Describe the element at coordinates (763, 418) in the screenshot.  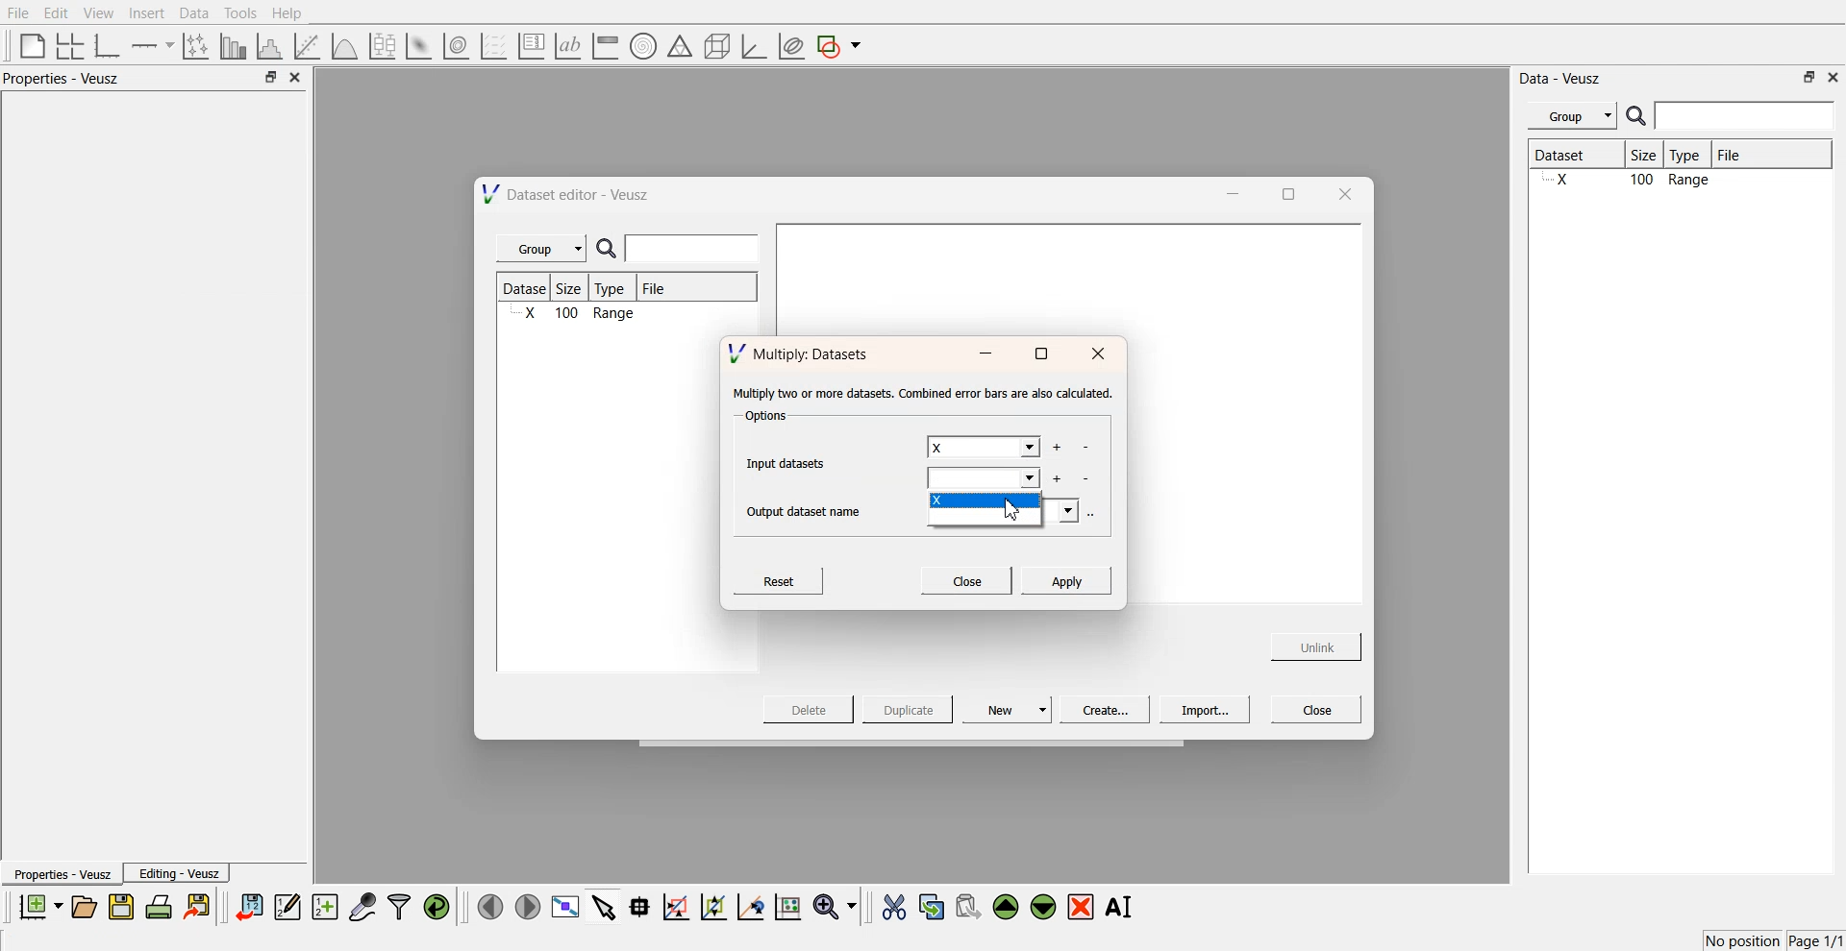
I see `Options` at that location.